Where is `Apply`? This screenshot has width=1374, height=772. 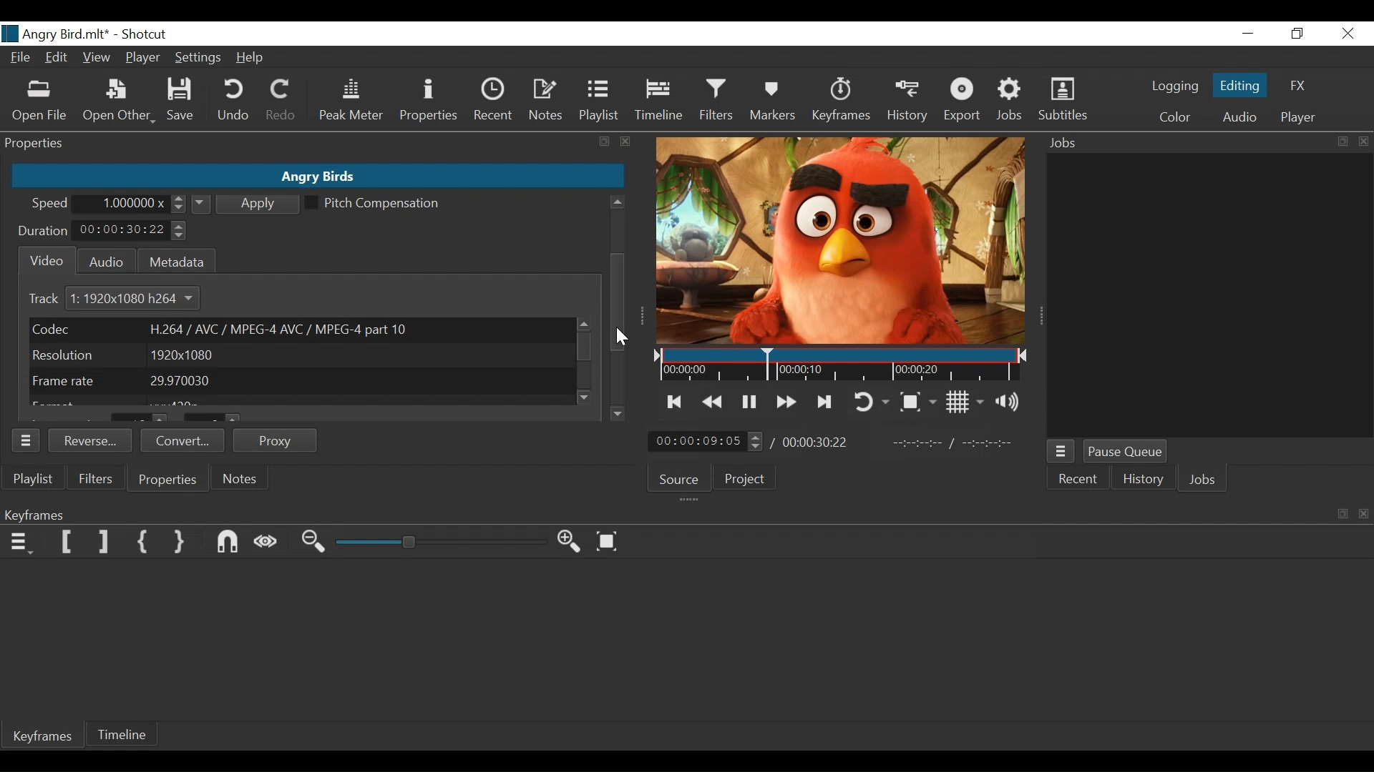
Apply is located at coordinates (247, 203).